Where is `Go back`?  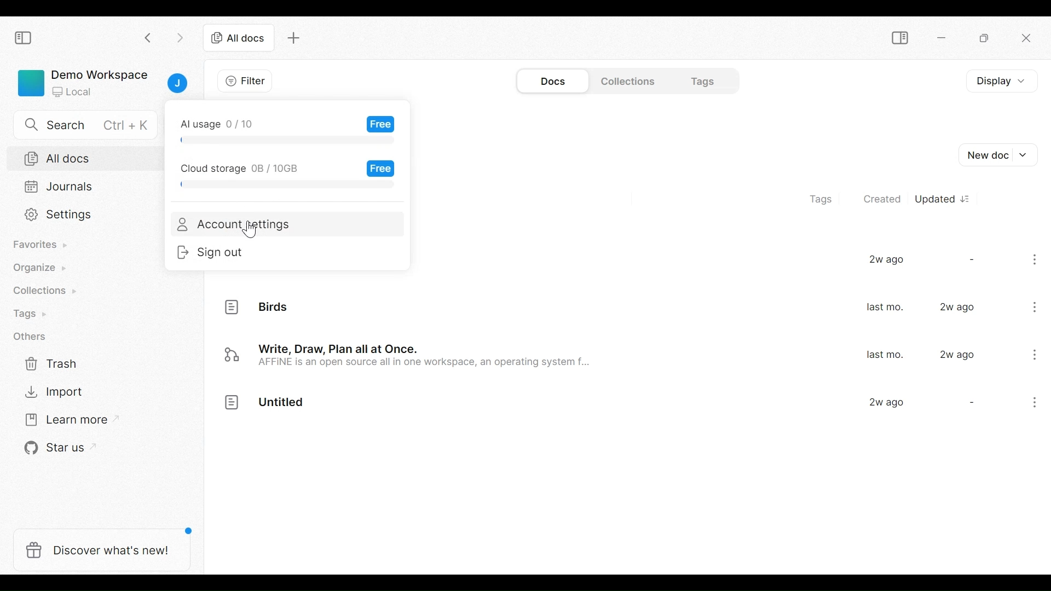 Go back is located at coordinates (148, 38).